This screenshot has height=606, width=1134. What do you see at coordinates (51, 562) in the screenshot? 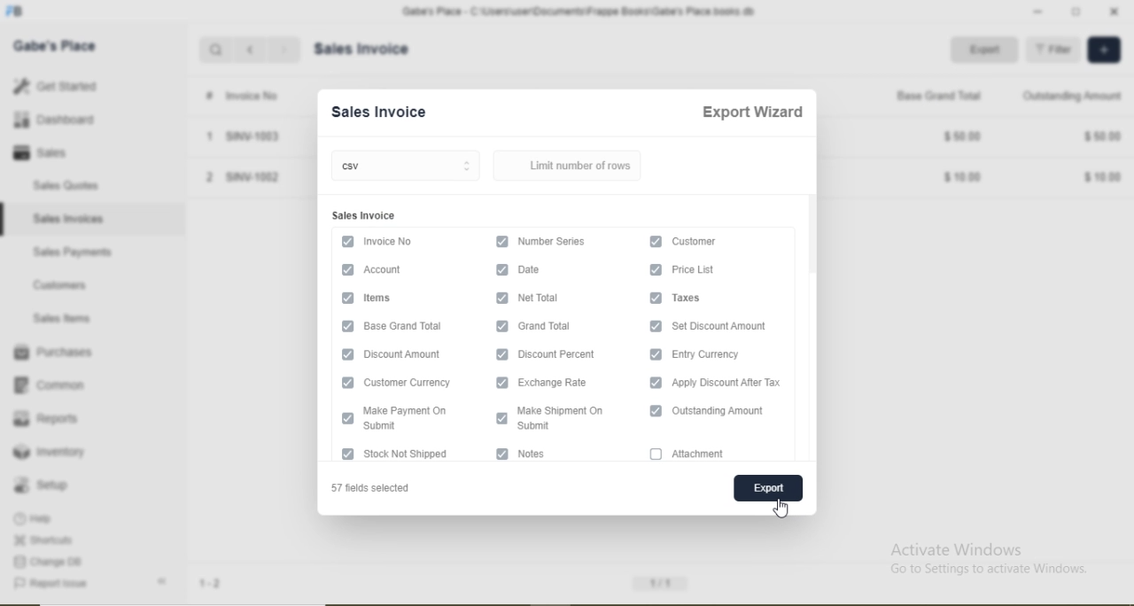
I see `Change DB` at bounding box center [51, 562].